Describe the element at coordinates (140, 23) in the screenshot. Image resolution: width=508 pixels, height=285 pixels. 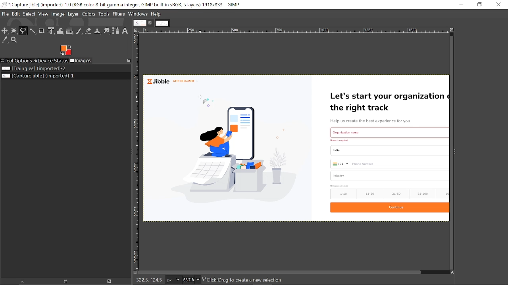
I see `Current tab` at that location.